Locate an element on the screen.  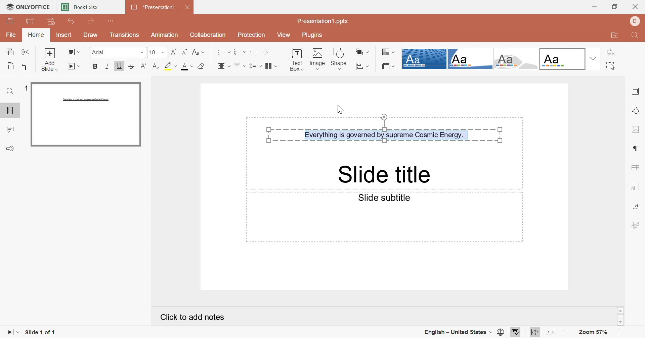
Image is located at coordinates (636, 129).